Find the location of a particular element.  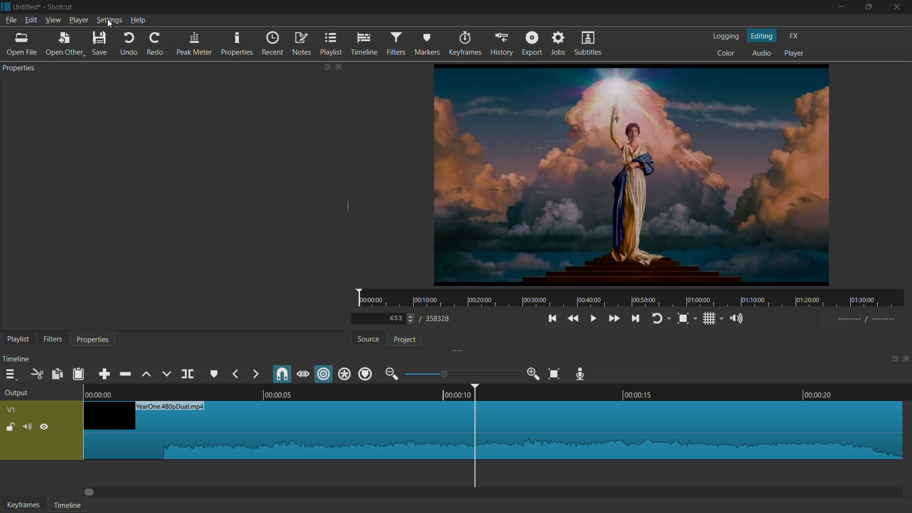

show volume control is located at coordinates (736, 318).